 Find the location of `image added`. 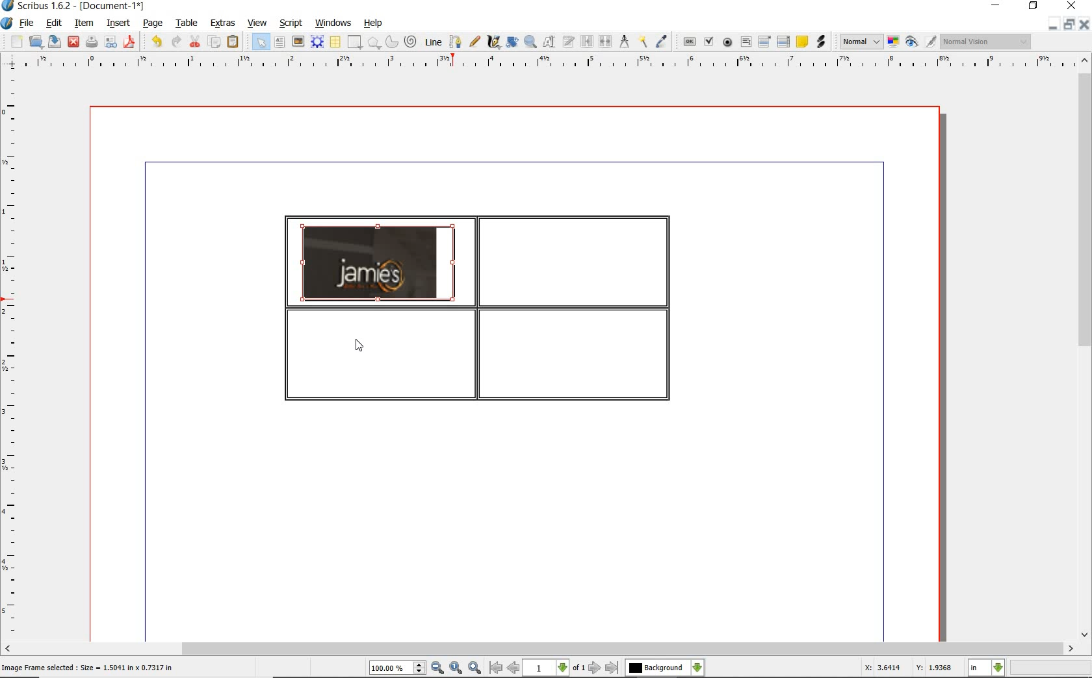

image added is located at coordinates (379, 263).